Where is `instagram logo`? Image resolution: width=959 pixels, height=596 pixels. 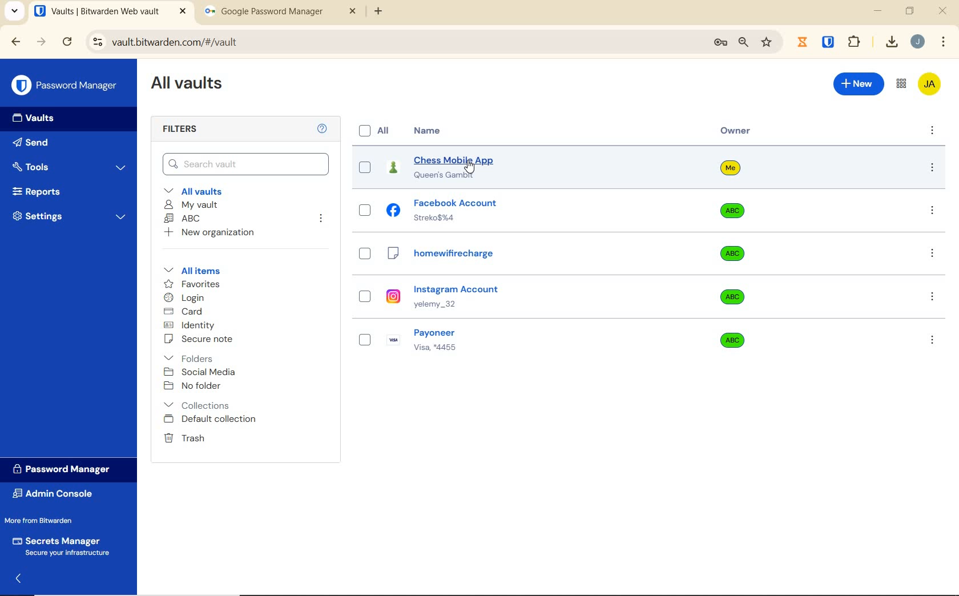 instagram logo is located at coordinates (393, 295).